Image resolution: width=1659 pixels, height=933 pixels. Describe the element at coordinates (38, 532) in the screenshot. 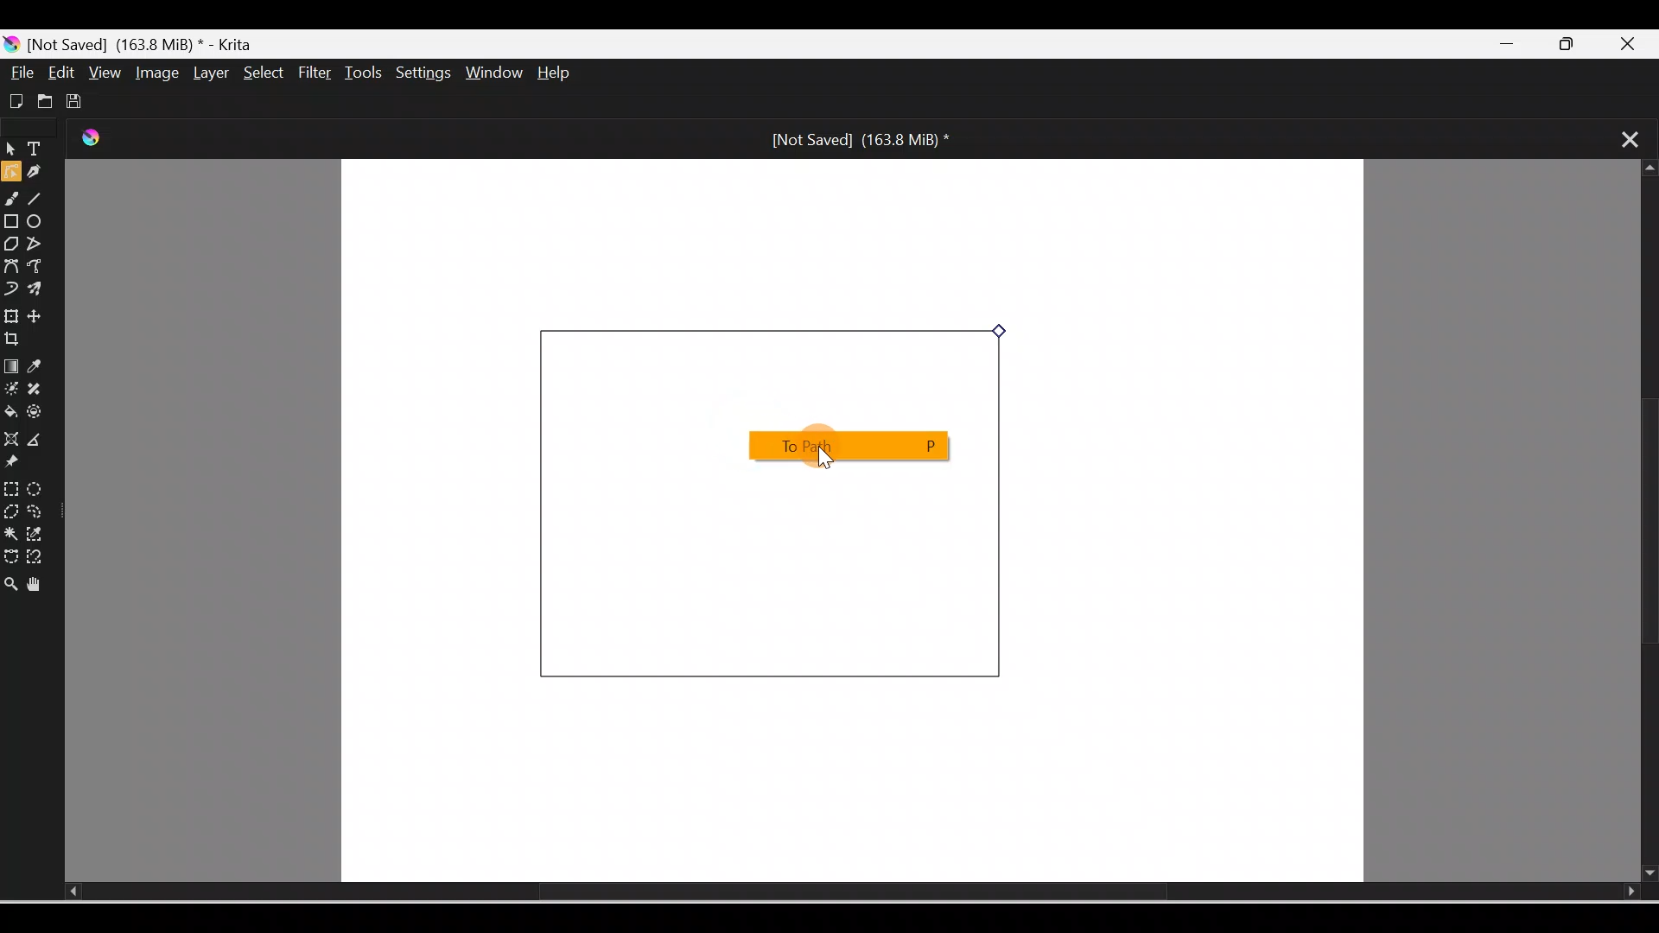

I see `Similar color selection tool` at that location.